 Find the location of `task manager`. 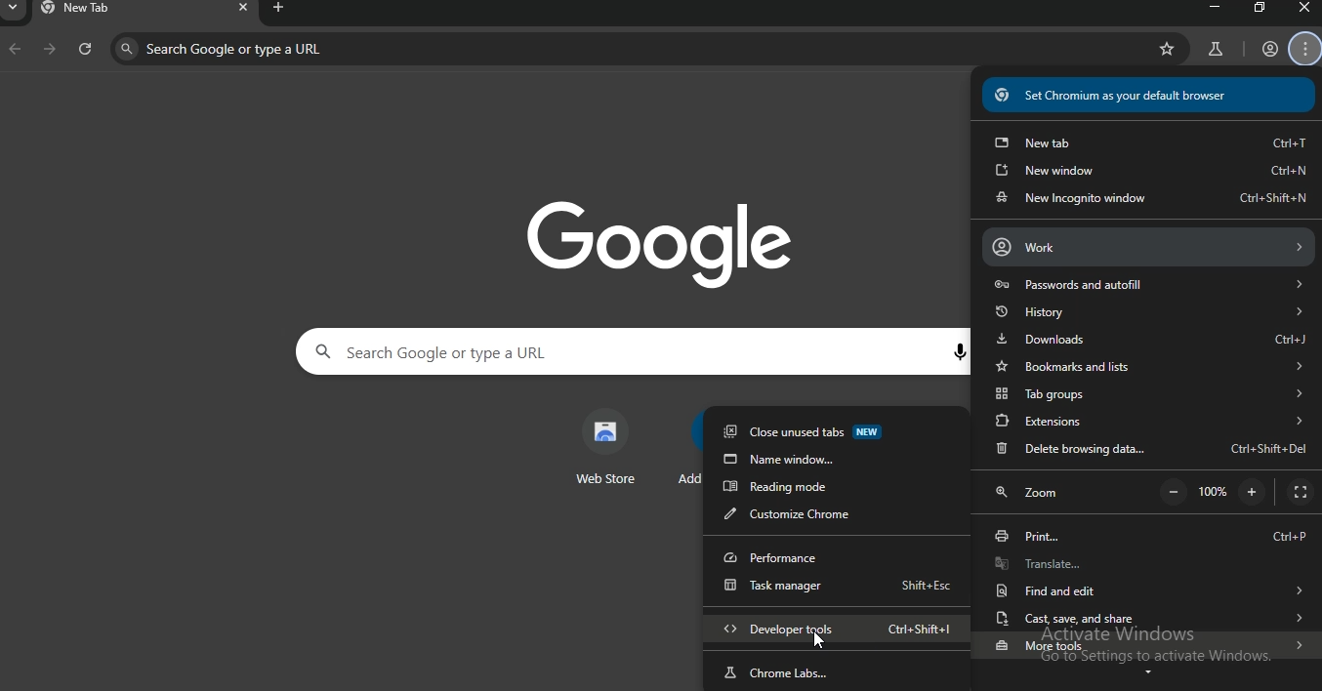

task manager is located at coordinates (835, 589).